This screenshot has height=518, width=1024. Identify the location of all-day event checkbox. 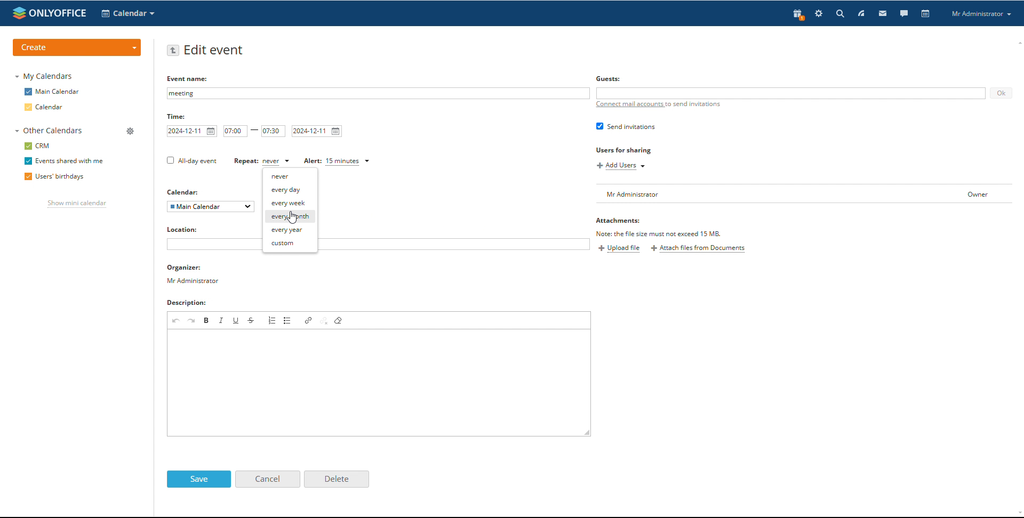
(190, 160).